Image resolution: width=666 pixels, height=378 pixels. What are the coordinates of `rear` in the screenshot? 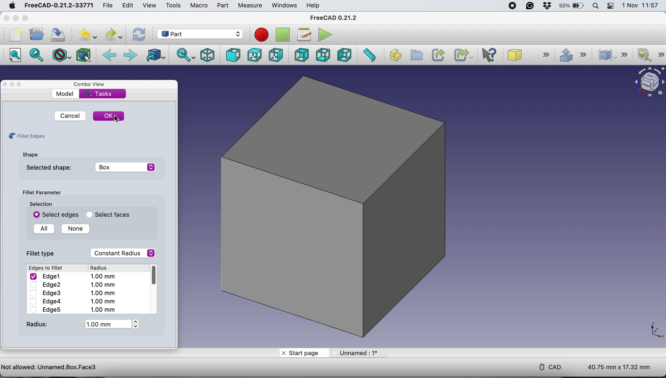 It's located at (302, 55).